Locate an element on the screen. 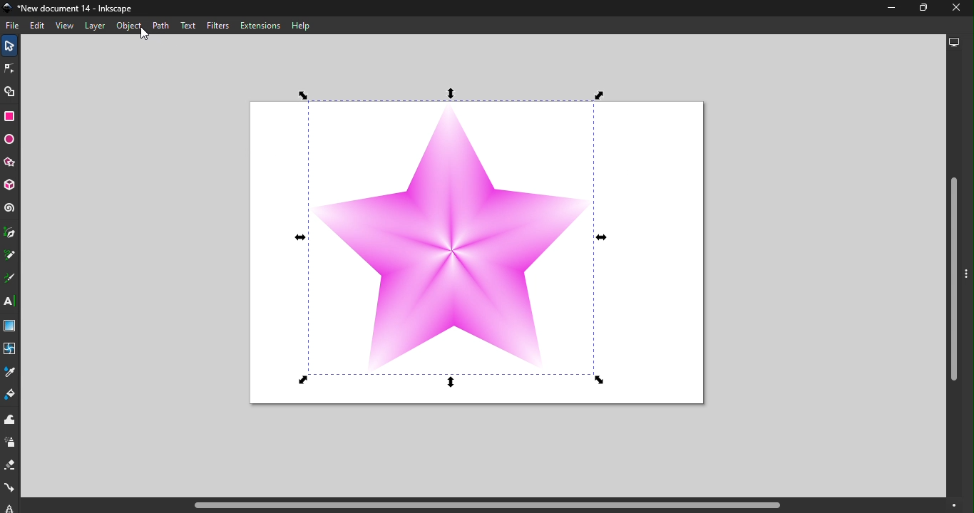  Ellipse/Arc tool is located at coordinates (11, 142).